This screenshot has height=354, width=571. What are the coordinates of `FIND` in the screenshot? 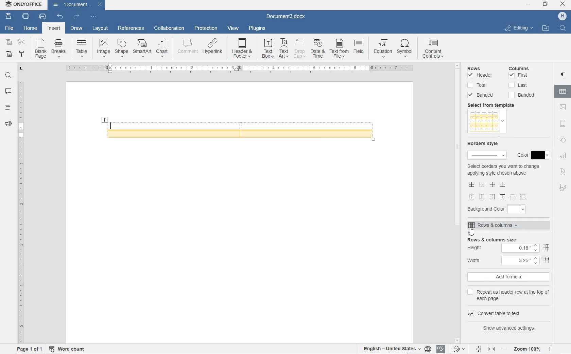 It's located at (8, 76).